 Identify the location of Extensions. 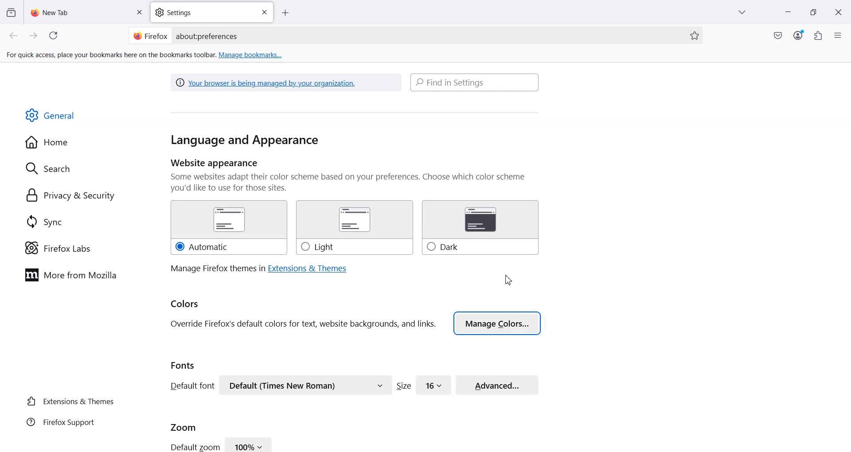
(819, 35).